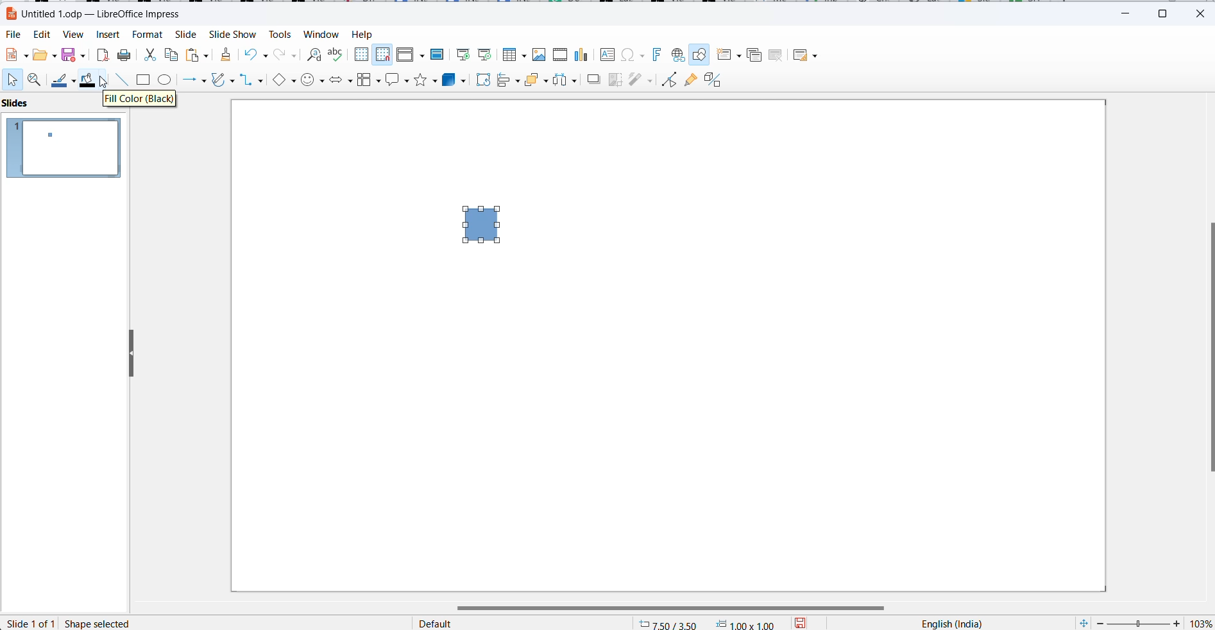 The image size is (1215, 630). I want to click on Show draw functions, so click(701, 56).